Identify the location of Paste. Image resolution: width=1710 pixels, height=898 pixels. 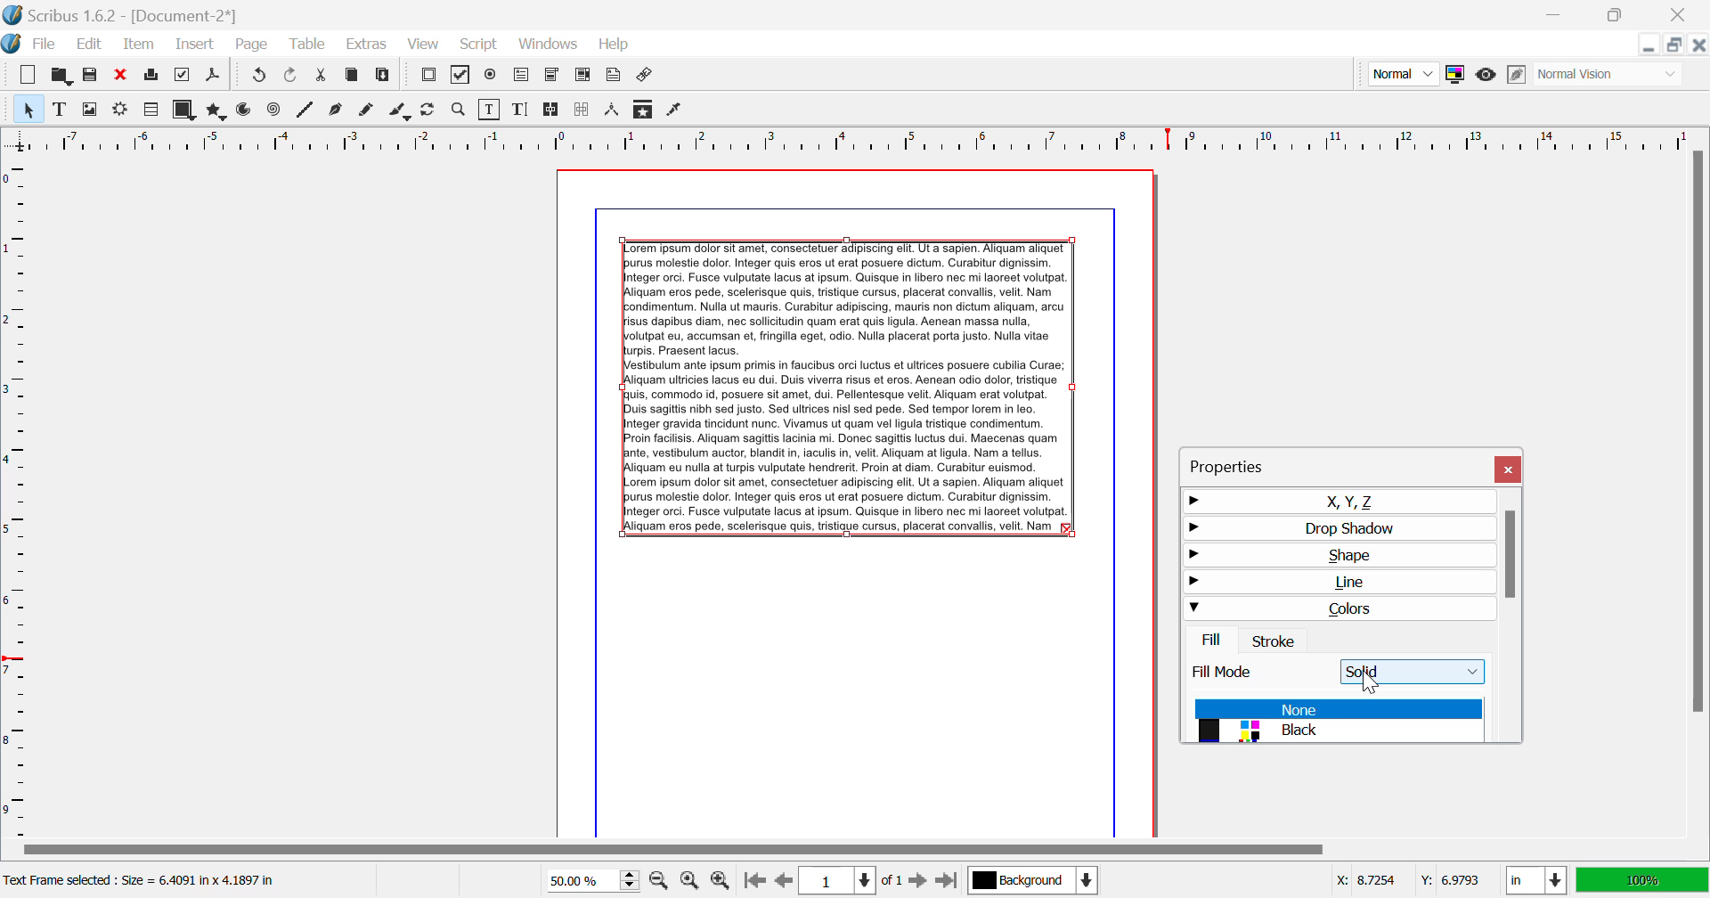
(385, 78).